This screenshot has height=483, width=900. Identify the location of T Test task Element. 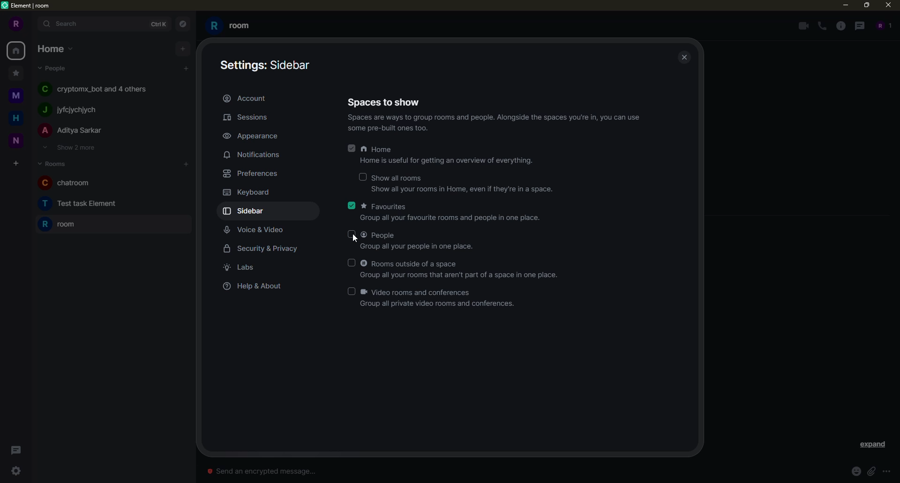
(76, 203).